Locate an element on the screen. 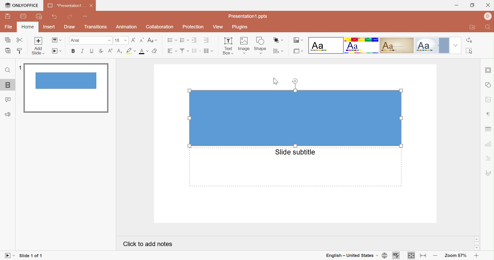 This screenshot has height=260, width=494. Open file location is located at coordinates (472, 28).